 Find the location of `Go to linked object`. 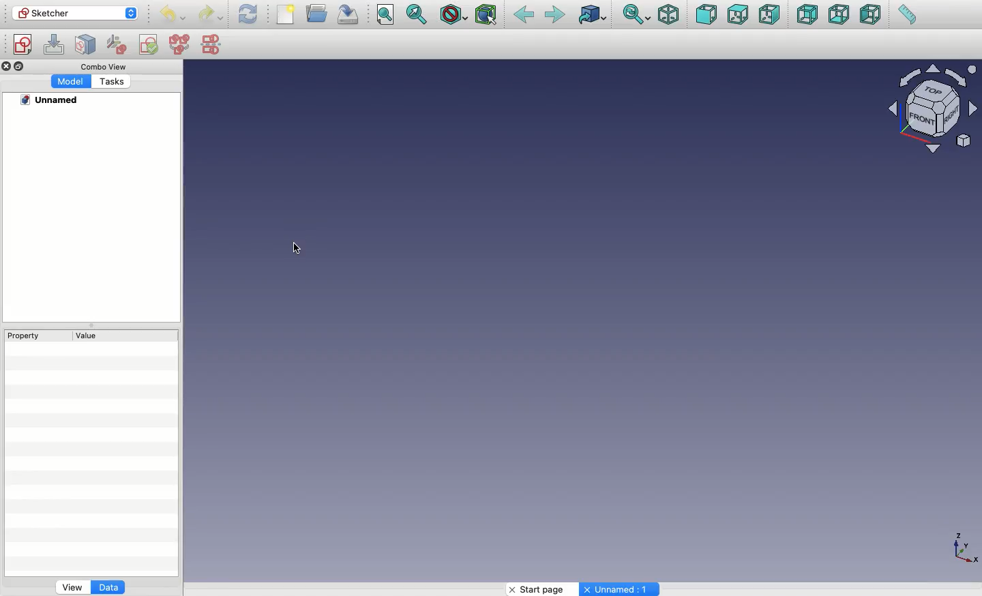

Go to linked object is located at coordinates (595, 16).